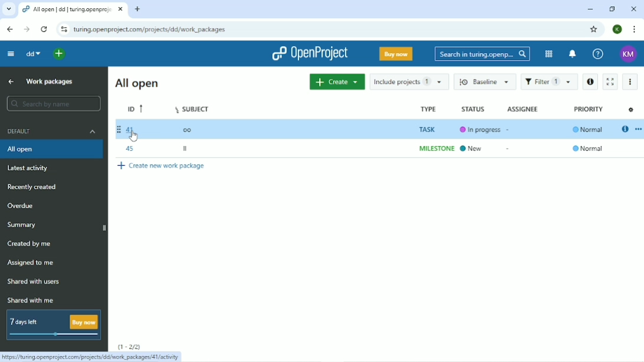  What do you see at coordinates (628, 54) in the screenshot?
I see `Account` at bounding box center [628, 54].